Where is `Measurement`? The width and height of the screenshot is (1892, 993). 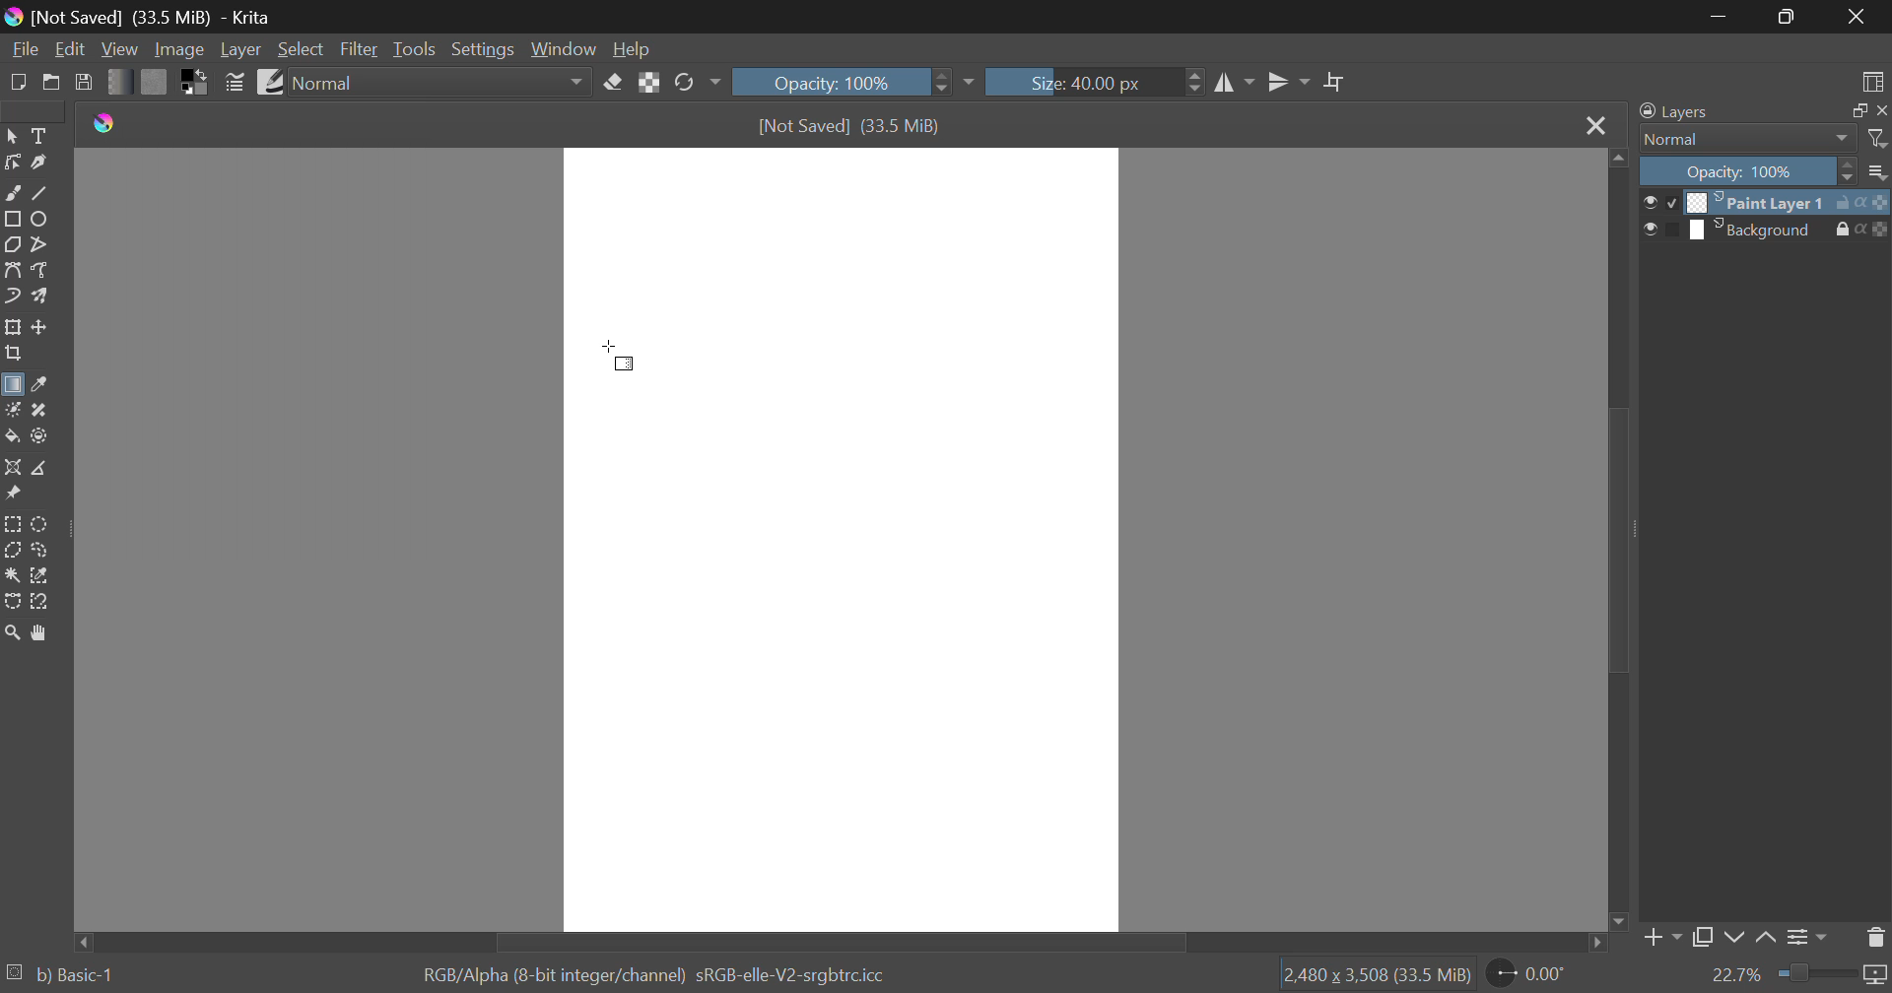
Measurement is located at coordinates (40, 469).